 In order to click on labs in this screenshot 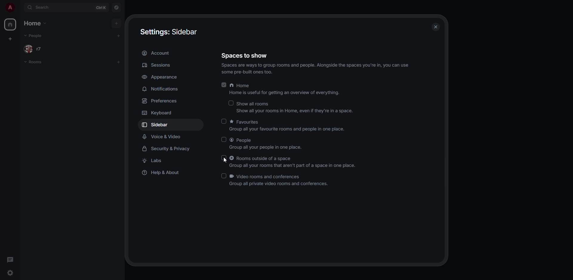, I will do `click(156, 161)`.